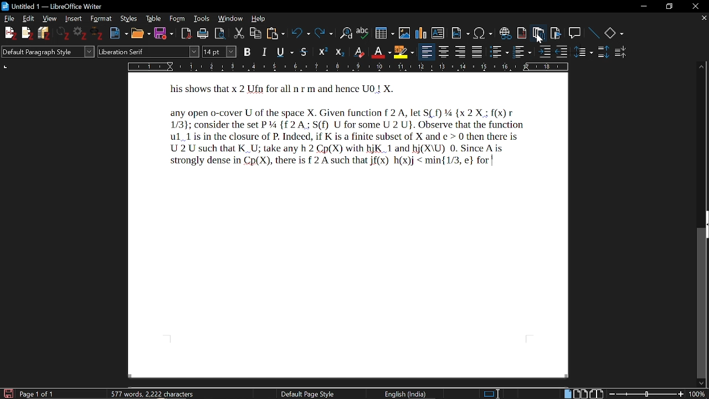 The height and width of the screenshot is (399, 709). What do you see at coordinates (202, 18) in the screenshot?
I see `Tools` at bounding box center [202, 18].